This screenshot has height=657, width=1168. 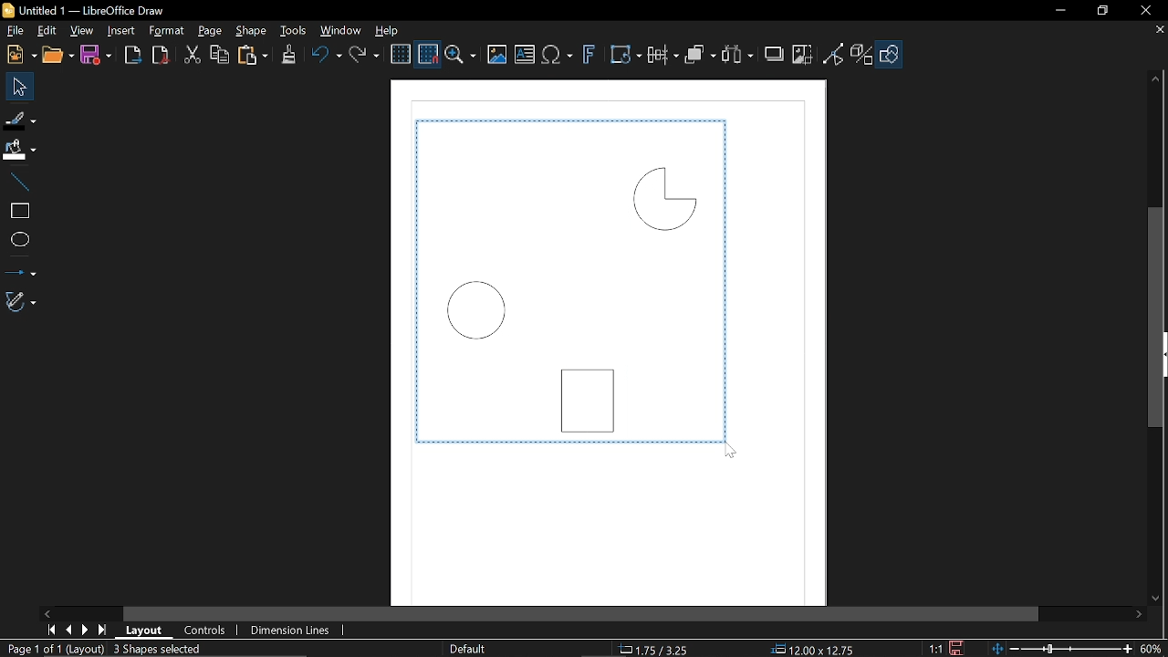 What do you see at coordinates (205, 630) in the screenshot?
I see `Controls` at bounding box center [205, 630].